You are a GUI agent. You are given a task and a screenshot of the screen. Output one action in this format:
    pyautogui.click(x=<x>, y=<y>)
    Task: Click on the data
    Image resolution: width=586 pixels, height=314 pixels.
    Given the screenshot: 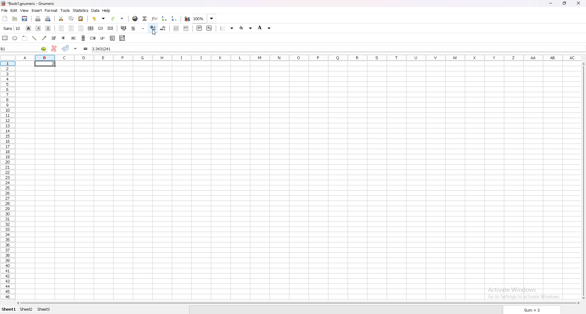 What is the action you would take?
    pyautogui.click(x=96, y=10)
    